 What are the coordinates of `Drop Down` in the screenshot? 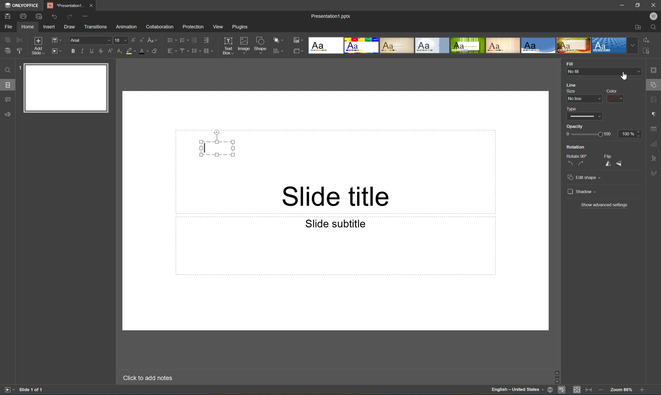 It's located at (638, 72).